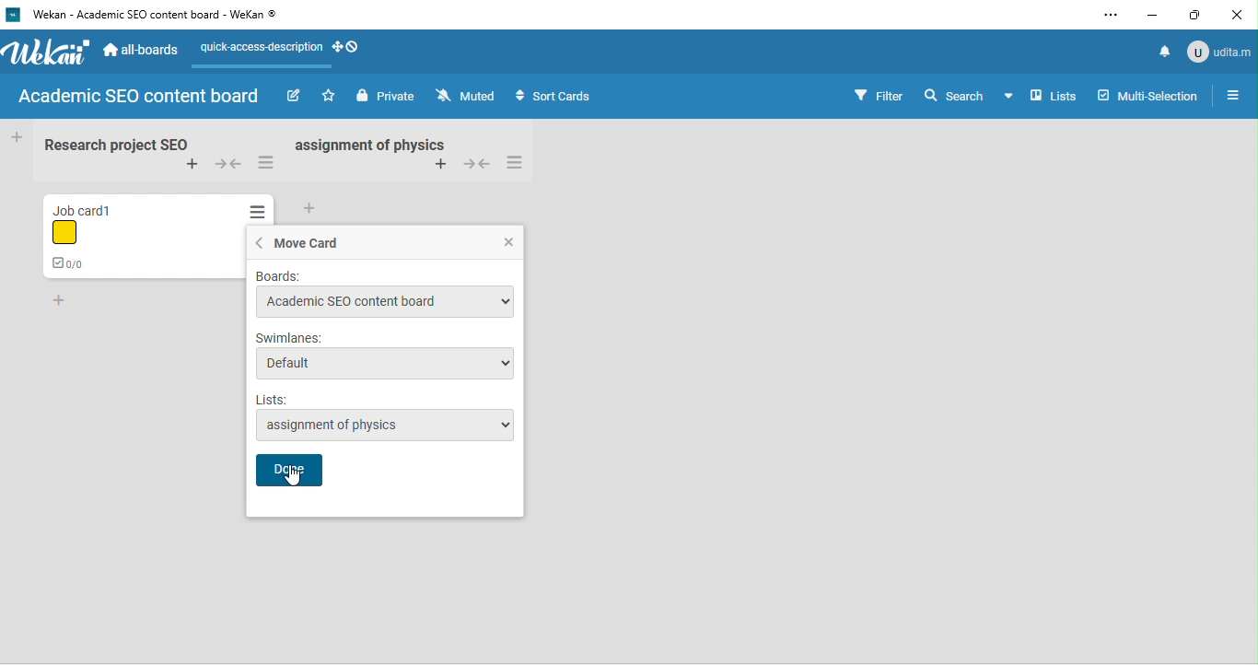  Describe the element at coordinates (1235, 95) in the screenshot. I see `open/close sidebar` at that location.